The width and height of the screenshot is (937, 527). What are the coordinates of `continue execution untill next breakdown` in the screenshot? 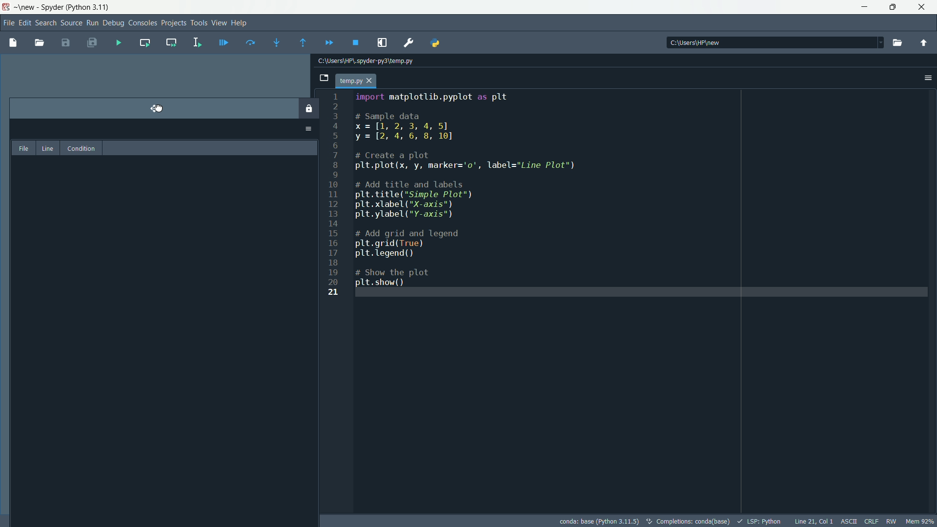 It's located at (327, 42).